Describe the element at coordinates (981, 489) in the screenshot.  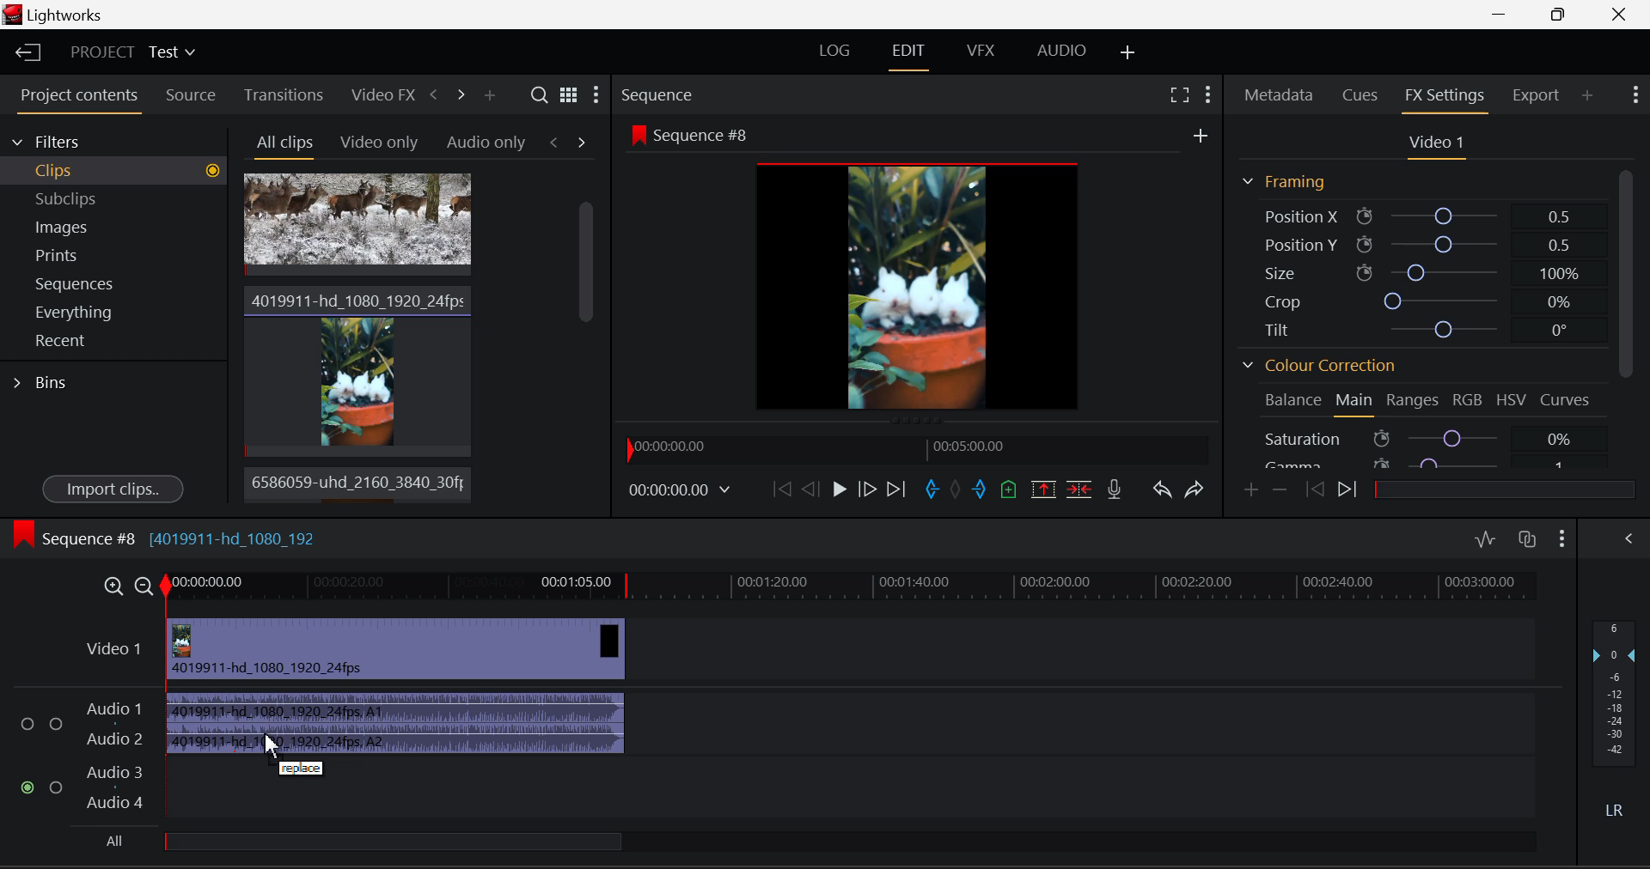
I see `Mark Out` at that location.